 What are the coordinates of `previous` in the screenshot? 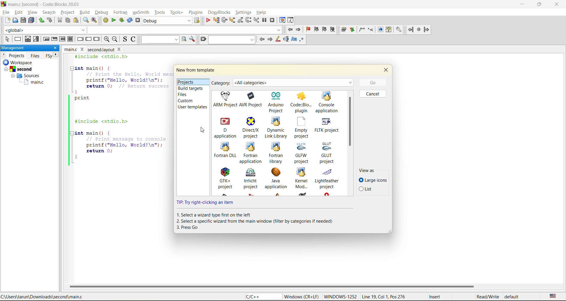 It's located at (4, 54).